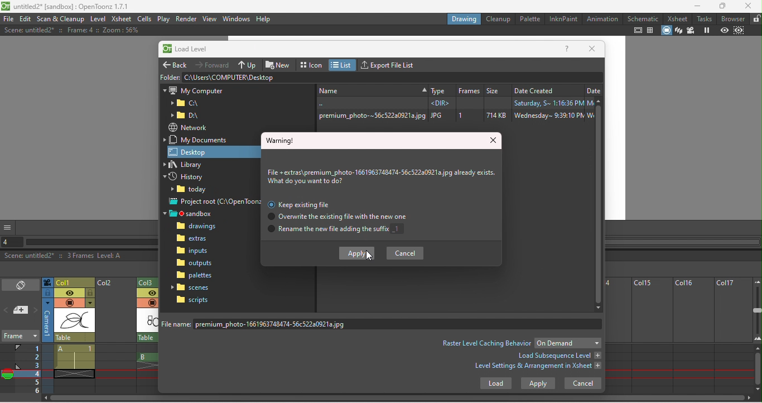 The width and height of the screenshot is (762, 403). What do you see at coordinates (748, 6) in the screenshot?
I see `Close` at bounding box center [748, 6].